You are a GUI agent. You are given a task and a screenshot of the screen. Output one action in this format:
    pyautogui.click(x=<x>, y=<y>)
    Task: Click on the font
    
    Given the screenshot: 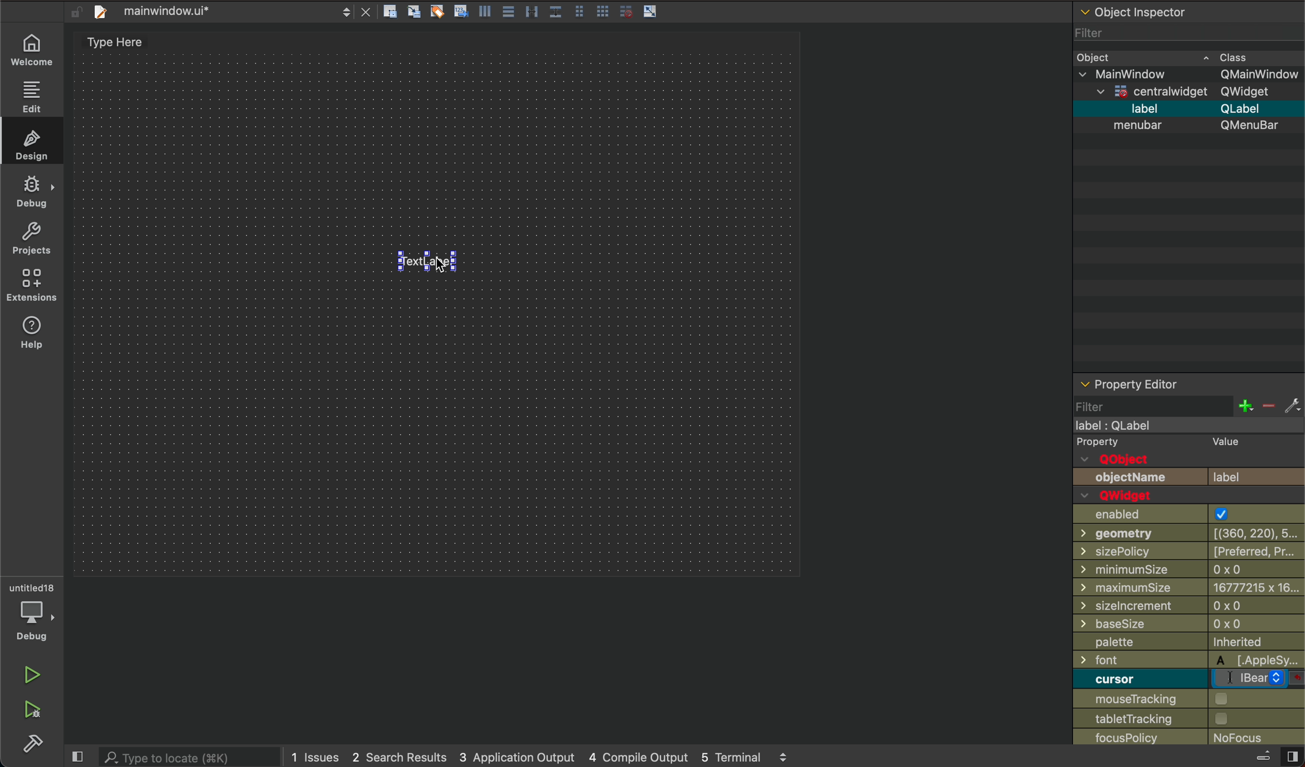 What is the action you would take?
    pyautogui.click(x=1106, y=659)
    